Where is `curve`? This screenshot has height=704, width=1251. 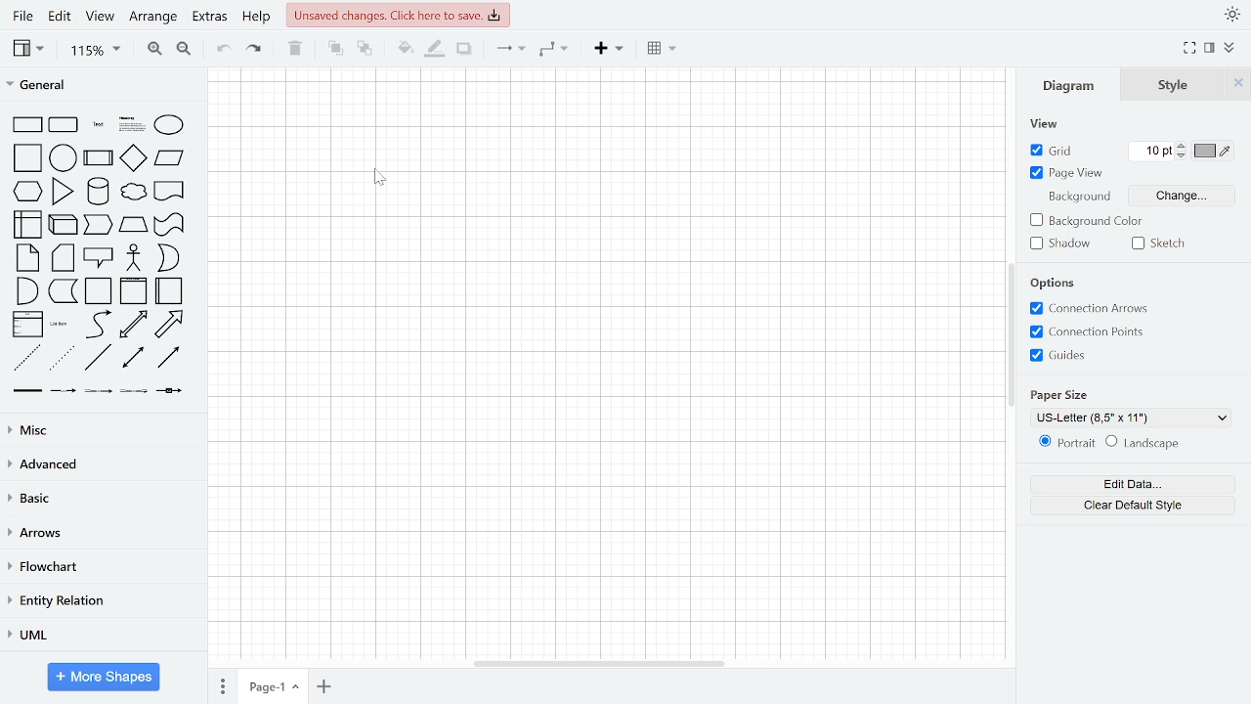
curve is located at coordinates (98, 325).